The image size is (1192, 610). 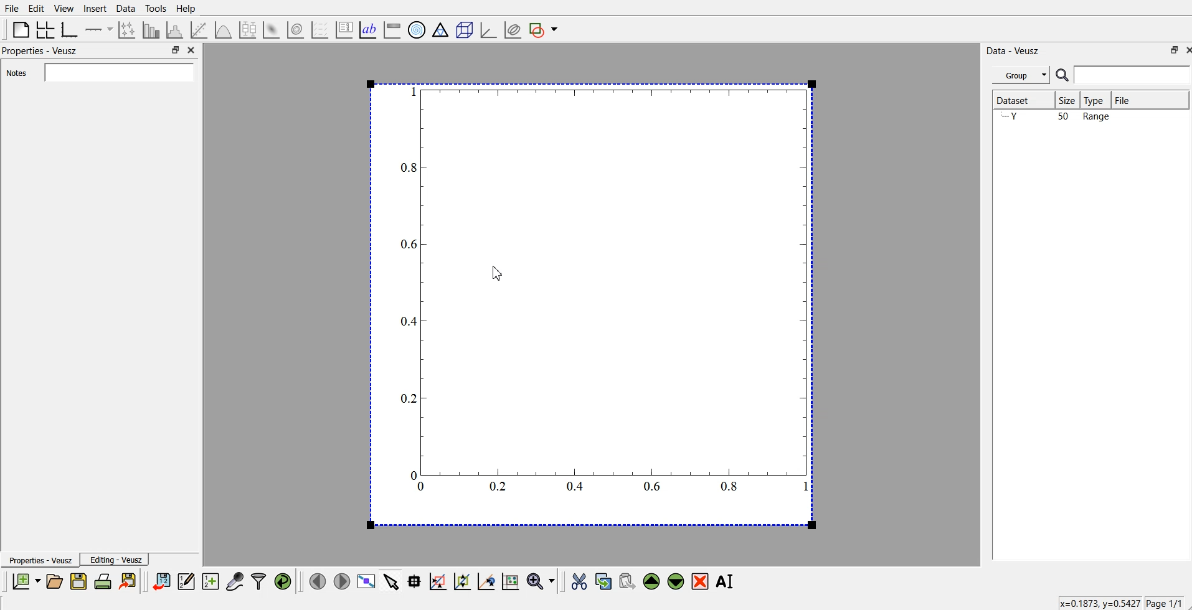 I want to click on Tools, so click(x=156, y=9).